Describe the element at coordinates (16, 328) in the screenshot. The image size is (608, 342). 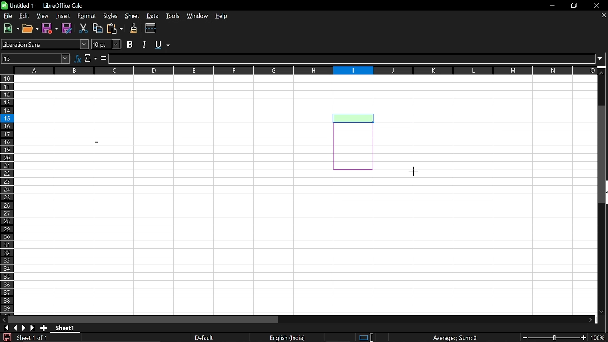
I see `Previous page` at that location.